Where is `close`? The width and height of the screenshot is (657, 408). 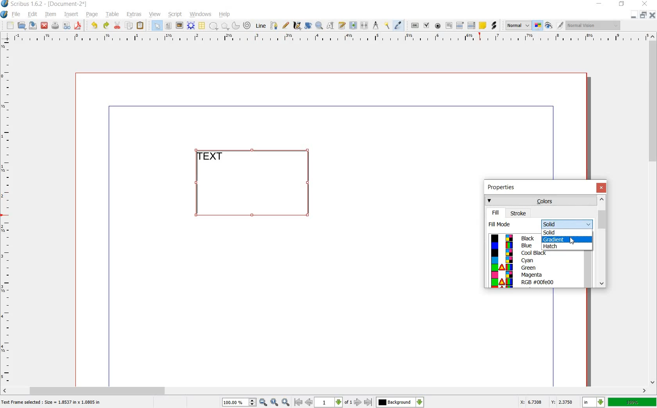 close is located at coordinates (601, 188).